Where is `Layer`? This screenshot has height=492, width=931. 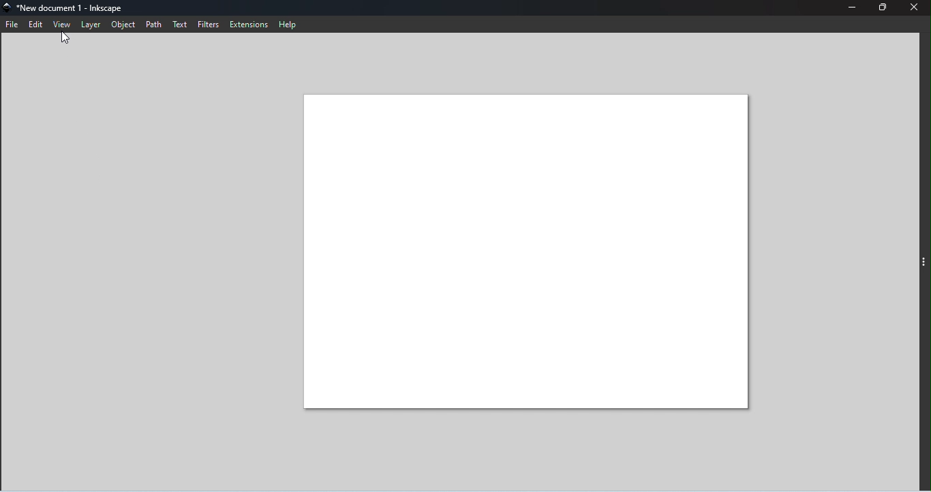 Layer is located at coordinates (93, 25).